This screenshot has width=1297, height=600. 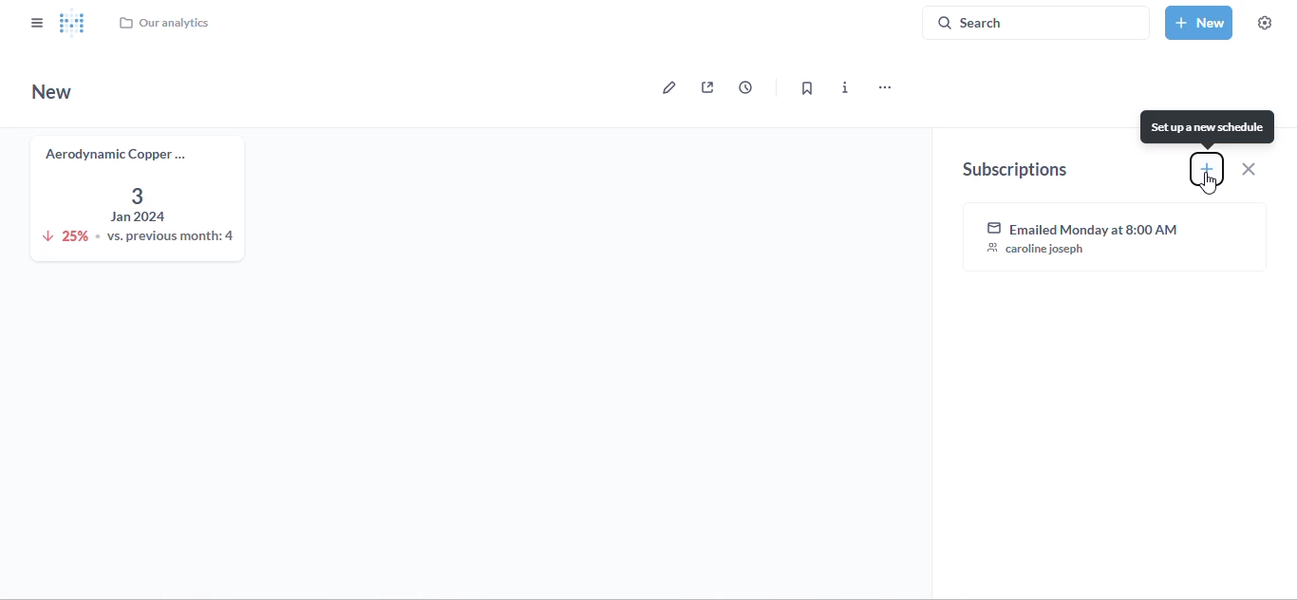 I want to click on set up a new schedule, so click(x=1206, y=168).